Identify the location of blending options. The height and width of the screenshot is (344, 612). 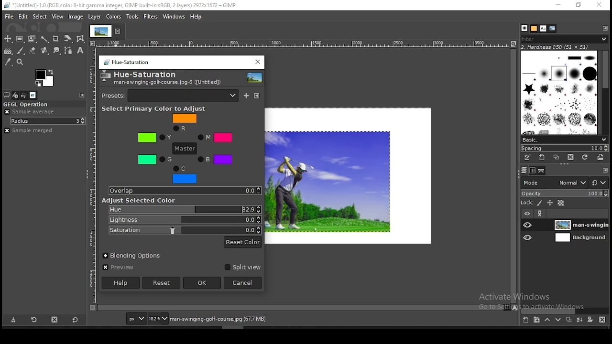
(134, 256).